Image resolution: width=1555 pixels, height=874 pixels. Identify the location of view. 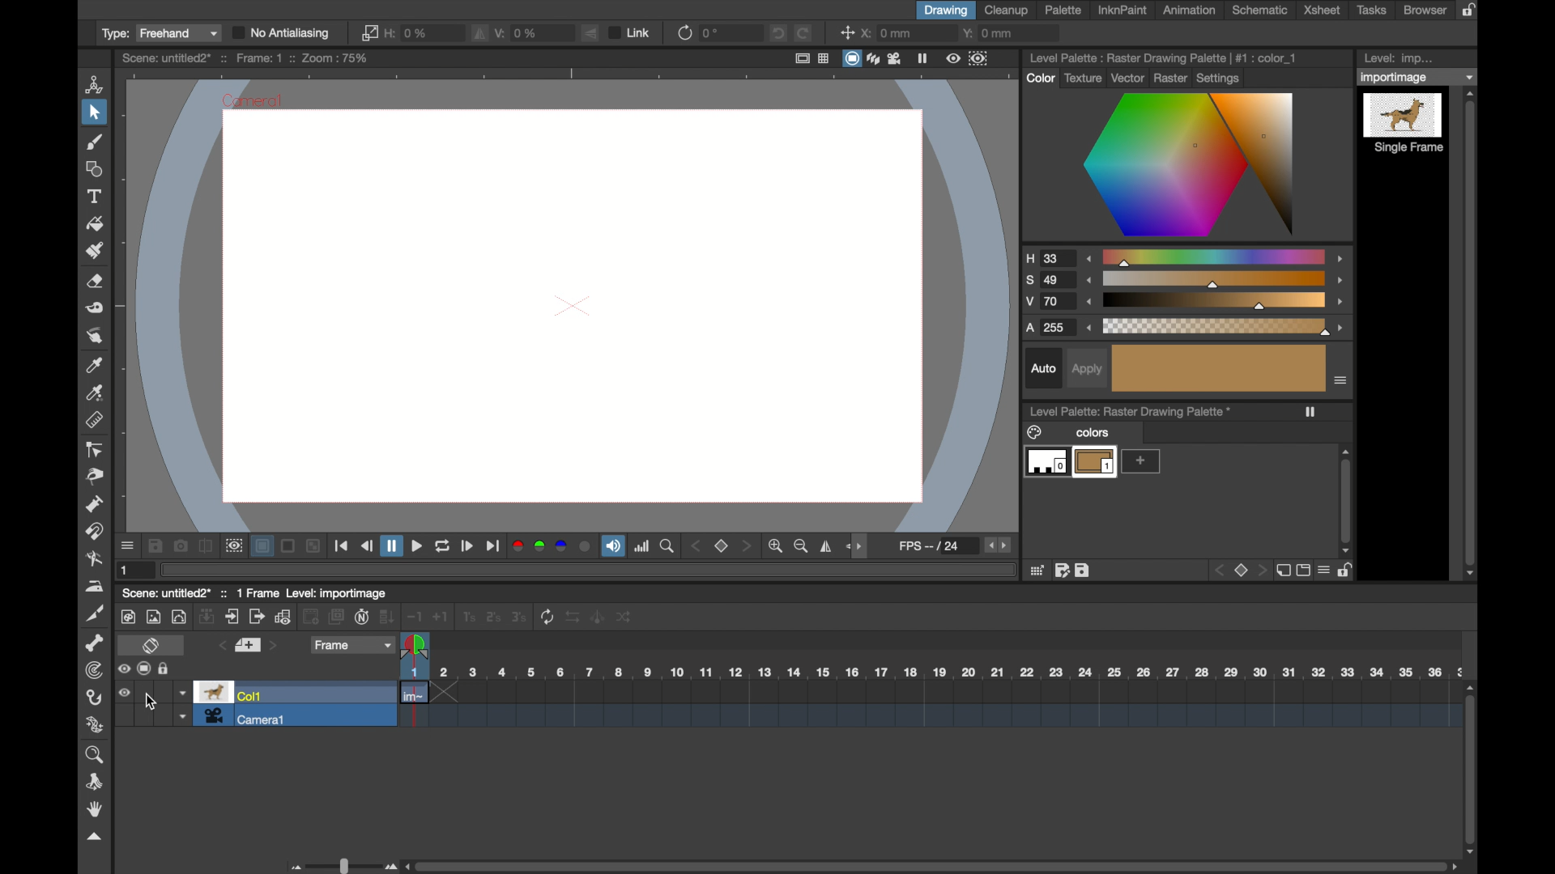
(952, 59).